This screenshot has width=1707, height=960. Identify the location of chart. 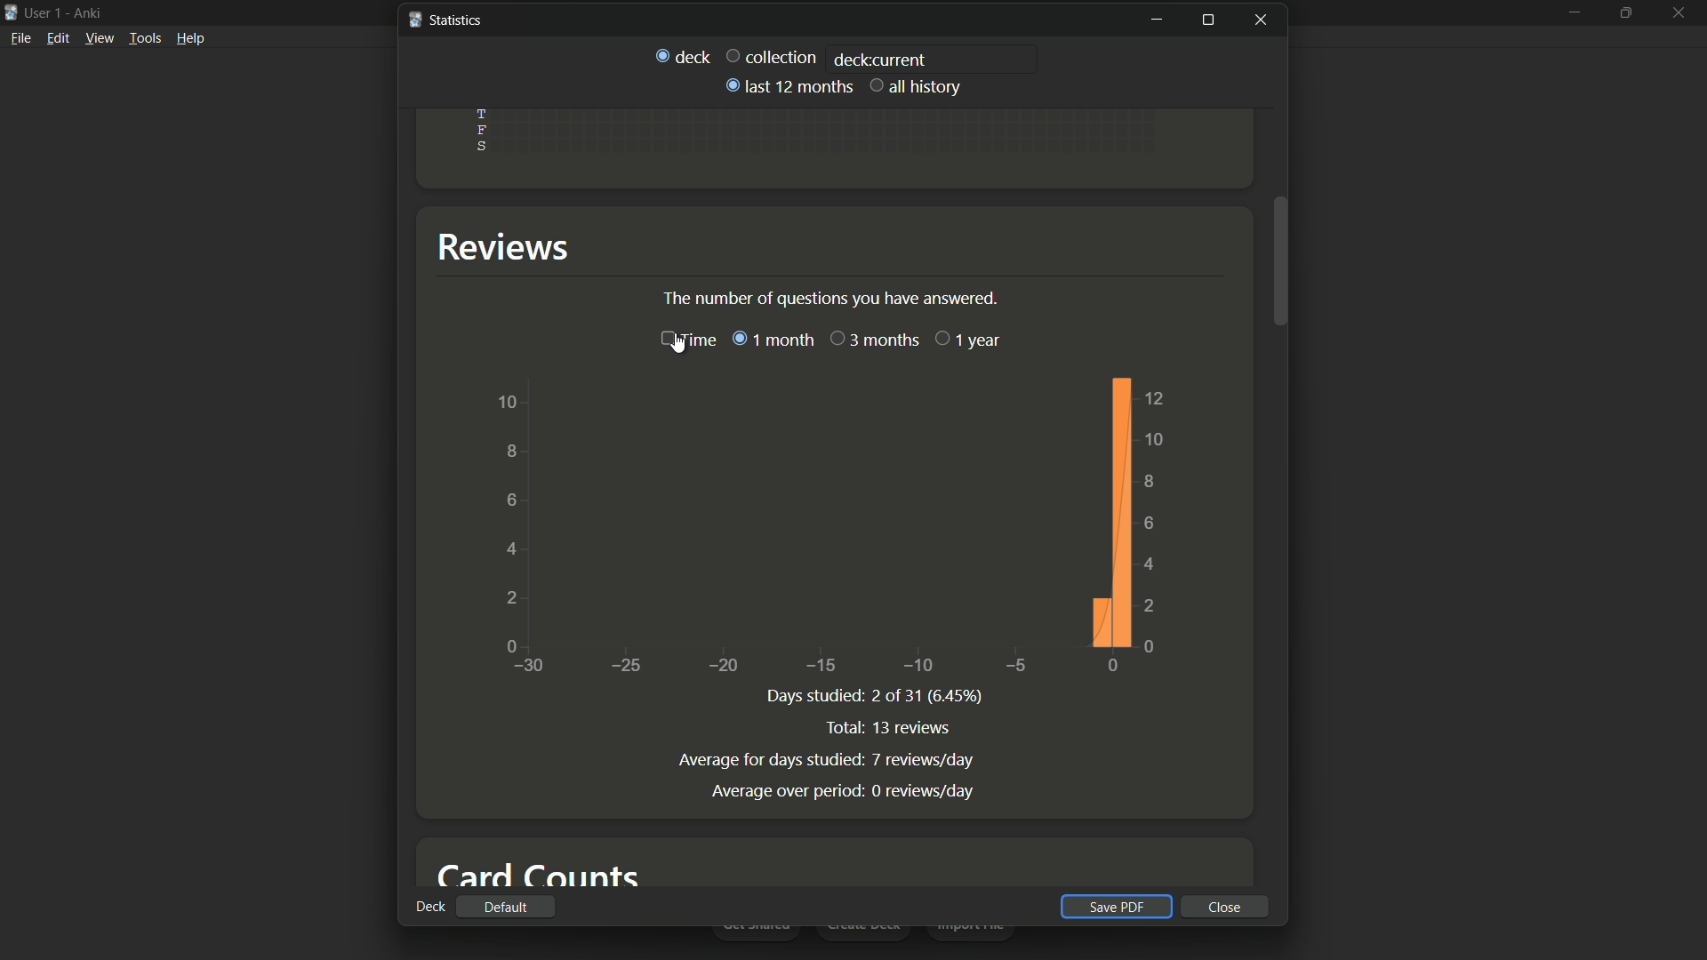
(824, 524).